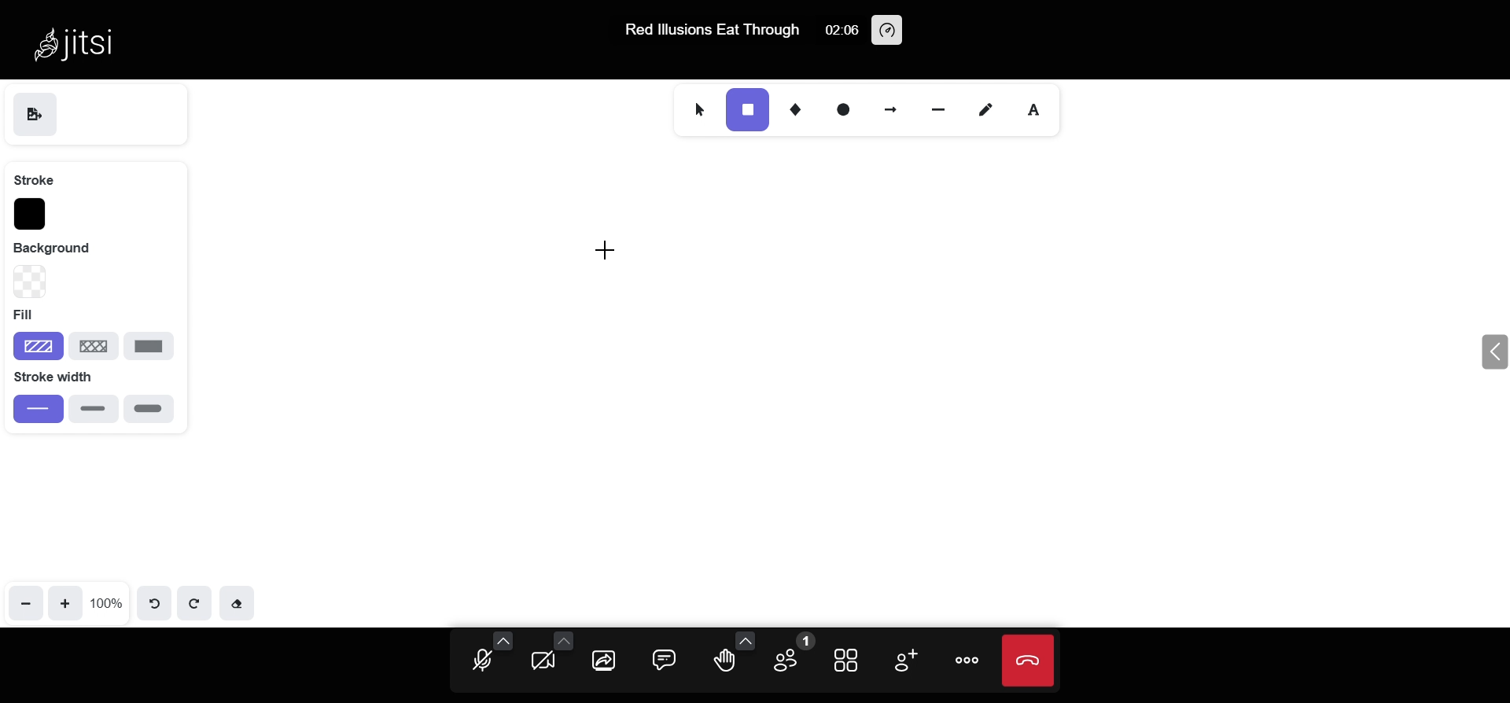 The image size is (1510, 703). What do you see at coordinates (562, 639) in the screenshot?
I see `more camera options` at bounding box center [562, 639].